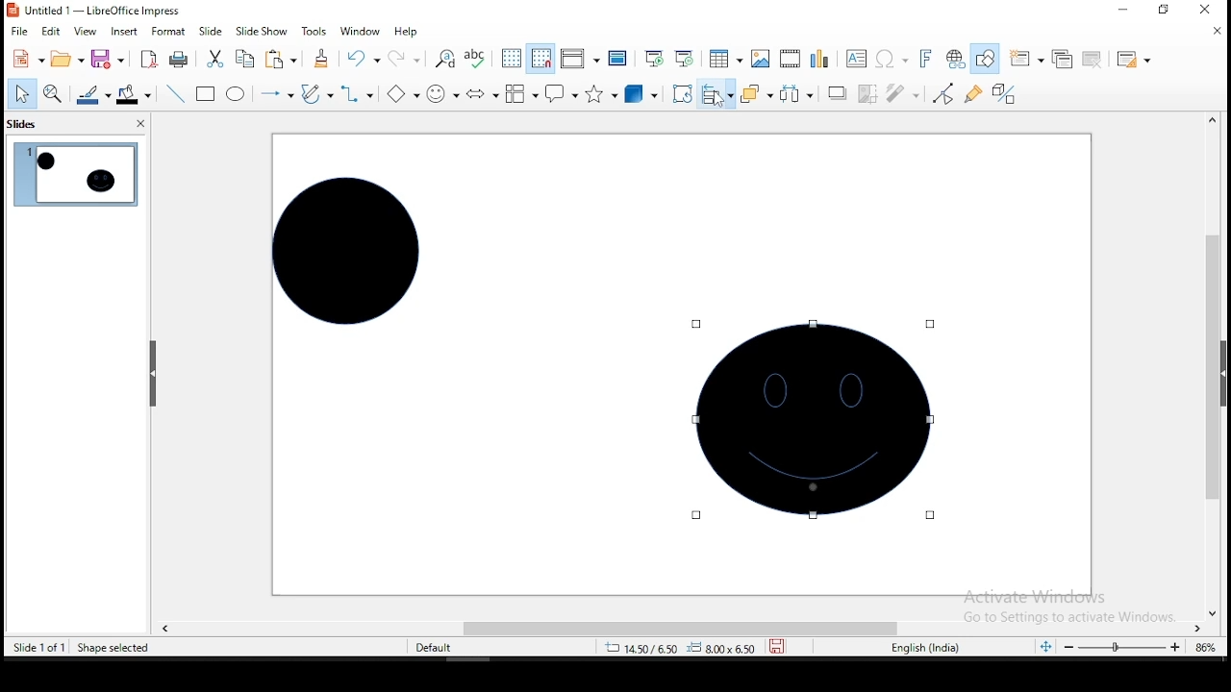 The image size is (1231, 692). What do you see at coordinates (40, 647) in the screenshot?
I see `slide 1 of 1` at bounding box center [40, 647].